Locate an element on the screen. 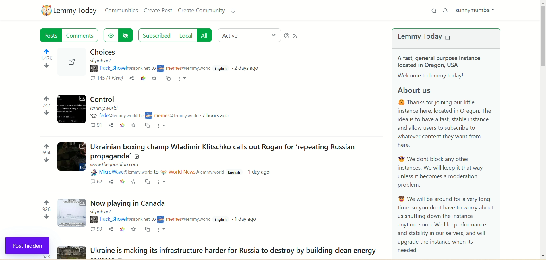  cross post is located at coordinates (148, 125).